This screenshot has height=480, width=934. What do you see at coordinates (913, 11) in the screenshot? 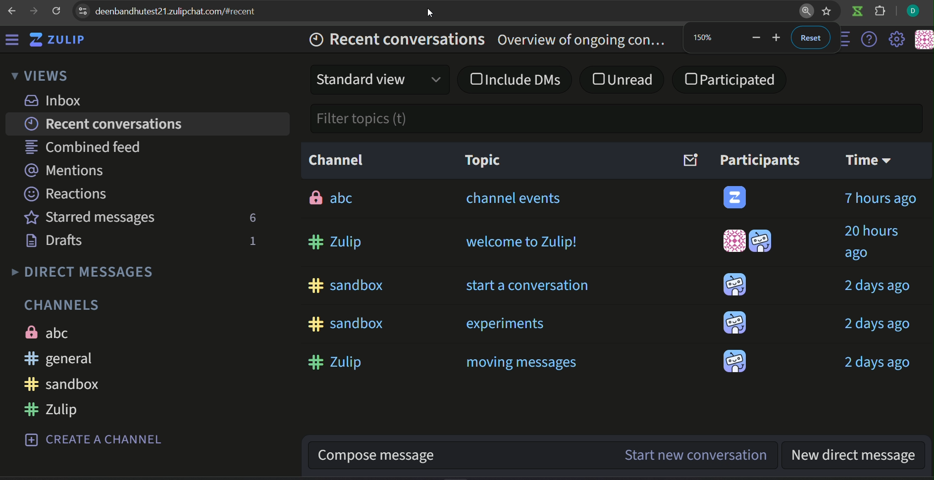
I see `profile icon` at bounding box center [913, 11].